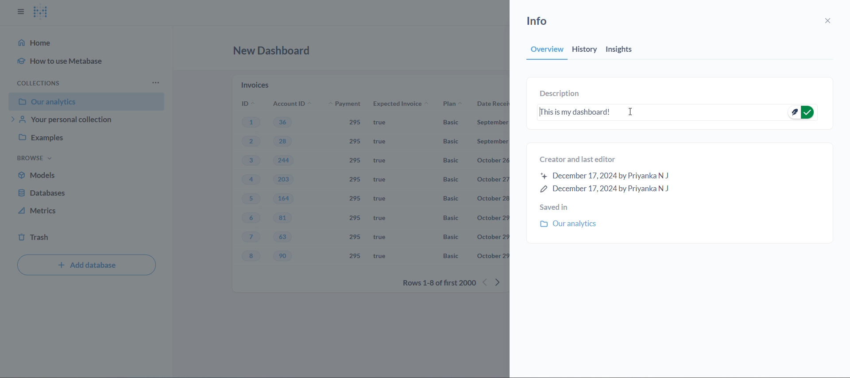 This screenshot has height=378, width=850. What do you see at coordinates (452, 180) in the screenshot?
I see `Basic` at bounding box center [452, 180].